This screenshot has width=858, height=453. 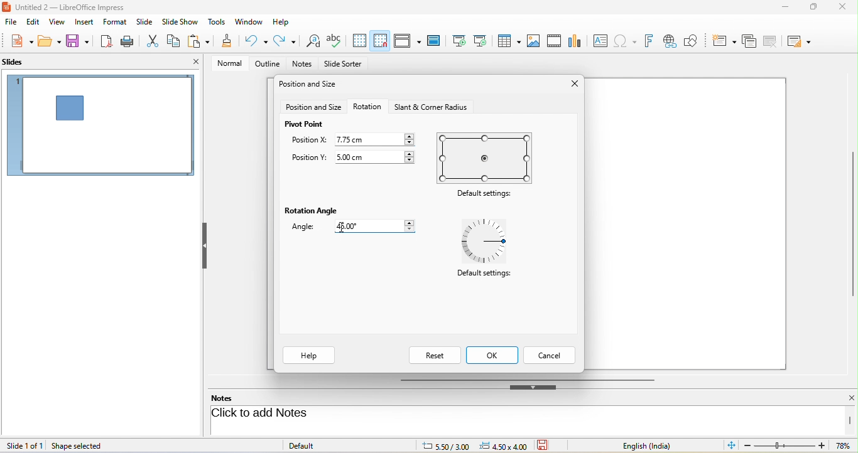 What do you see at coordinates (651, 40) in the screenshot?
I see `font work text` at bounding box center [651, 40].